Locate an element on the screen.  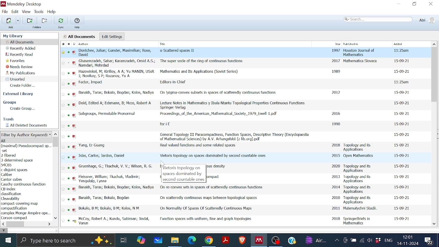
keyword is located at coordinates (12, 194).